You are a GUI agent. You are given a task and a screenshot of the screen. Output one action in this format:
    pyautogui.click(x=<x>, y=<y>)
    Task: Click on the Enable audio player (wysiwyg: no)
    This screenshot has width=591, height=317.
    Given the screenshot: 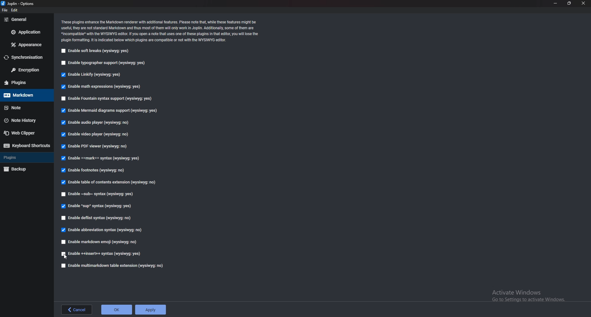 What is the action you would take?
    pyautogui.click(x=97, y=122)
    